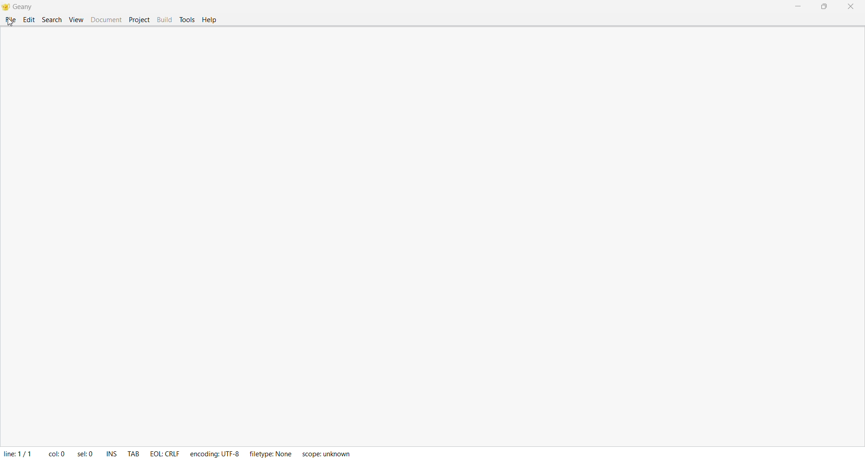  I want to click on INS, so click(110, 453).